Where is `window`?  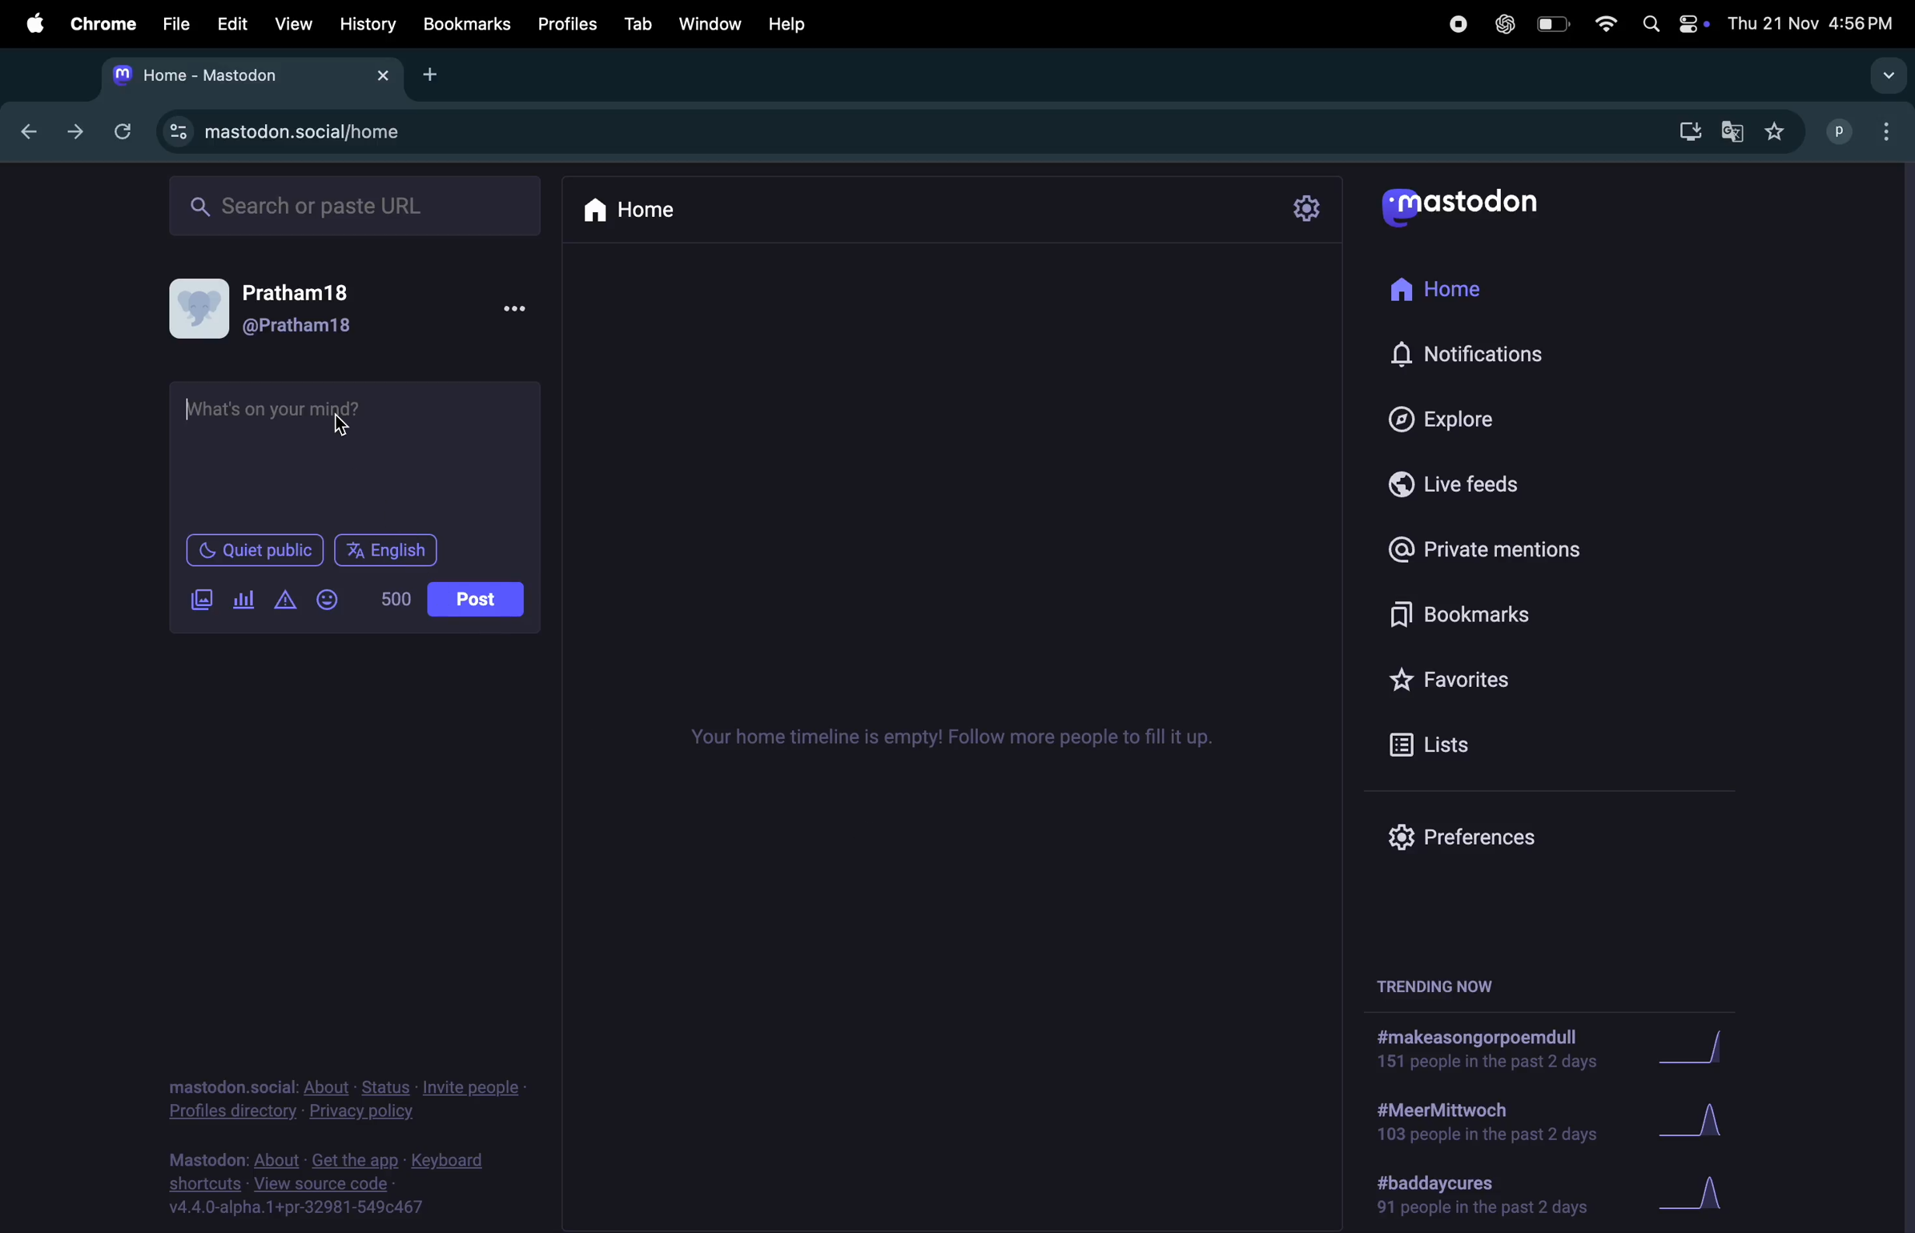
window is located at coordinates (709, 23).